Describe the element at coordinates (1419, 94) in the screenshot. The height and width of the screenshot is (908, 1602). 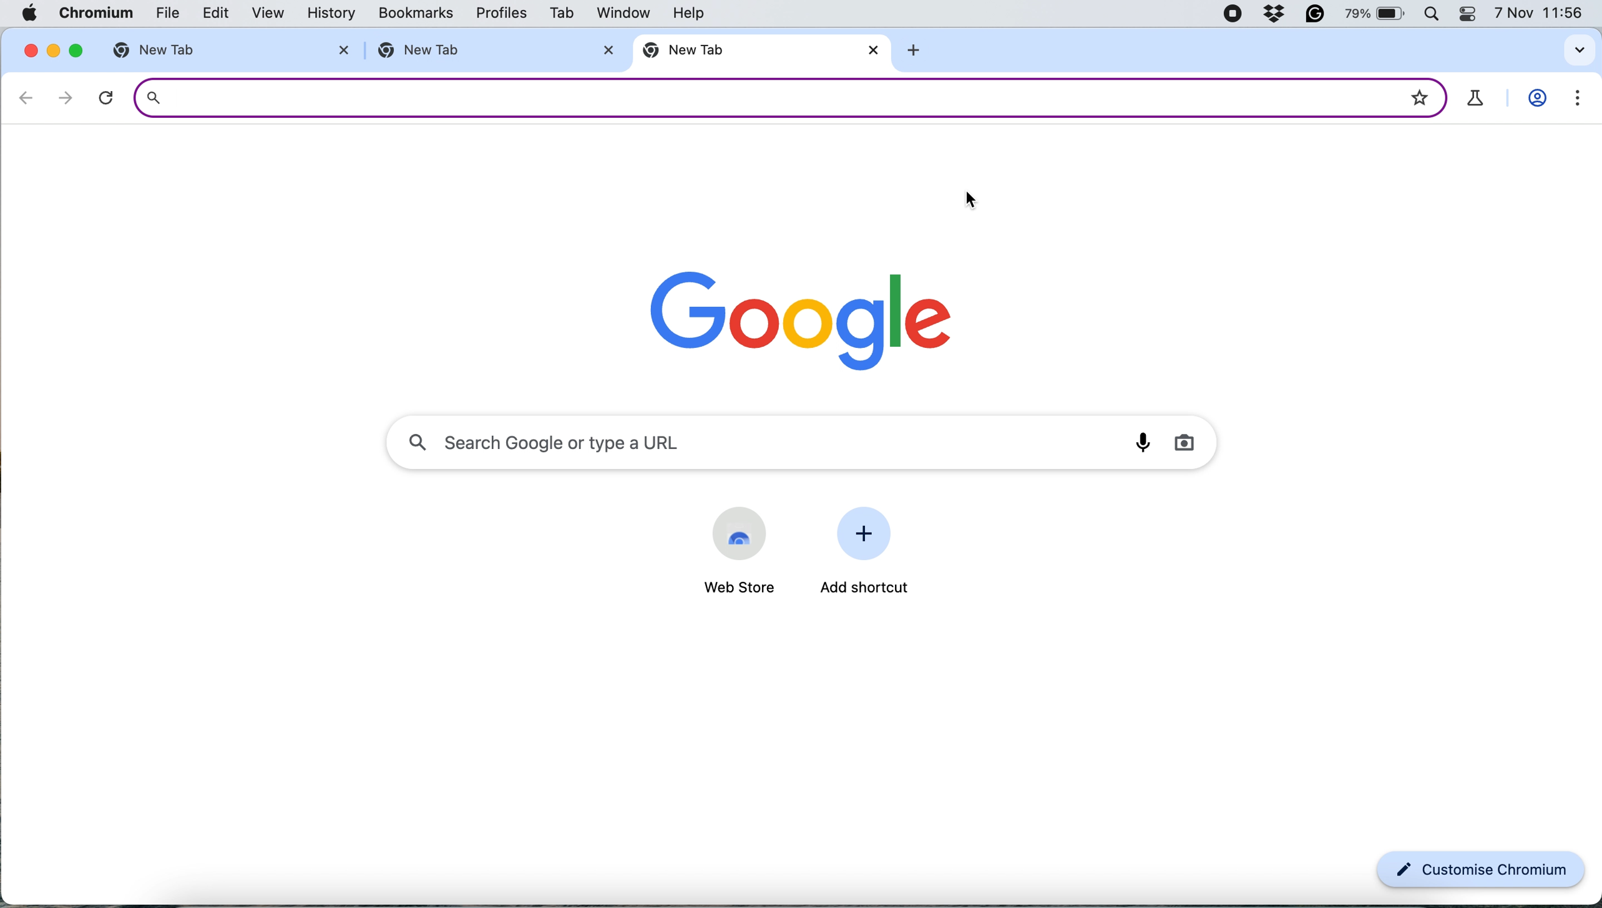
I see `bookmark` at that location.